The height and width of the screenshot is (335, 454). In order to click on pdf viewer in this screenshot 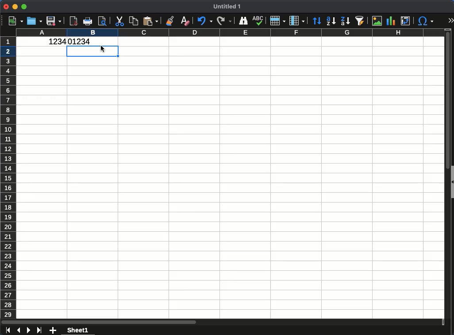, I will do `click(74, 20)`.